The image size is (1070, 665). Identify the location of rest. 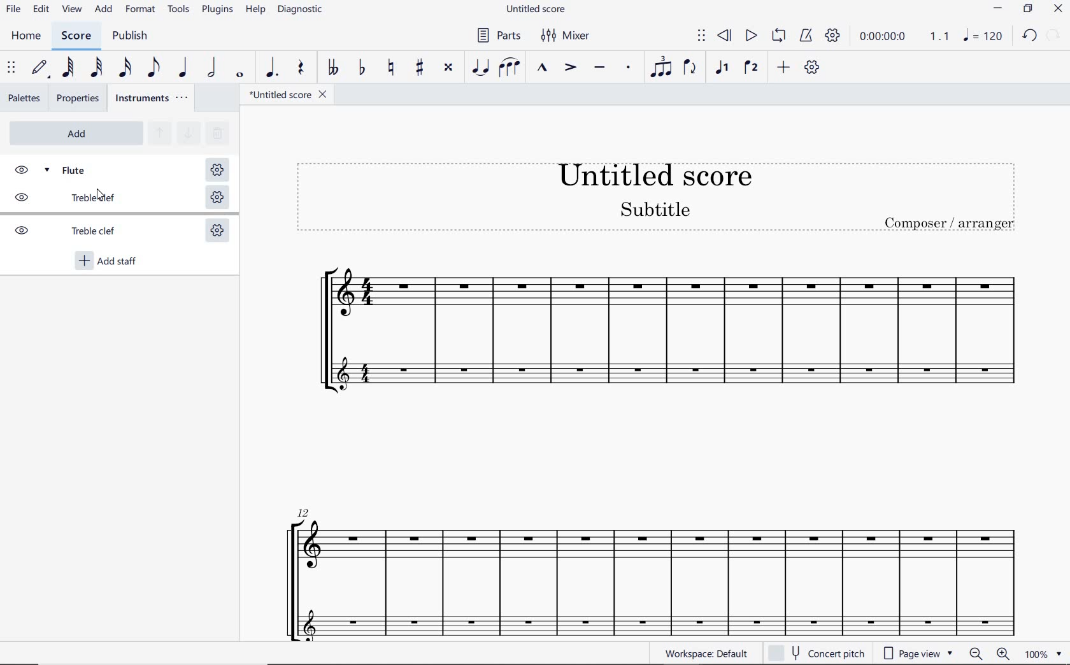
(299, 70).